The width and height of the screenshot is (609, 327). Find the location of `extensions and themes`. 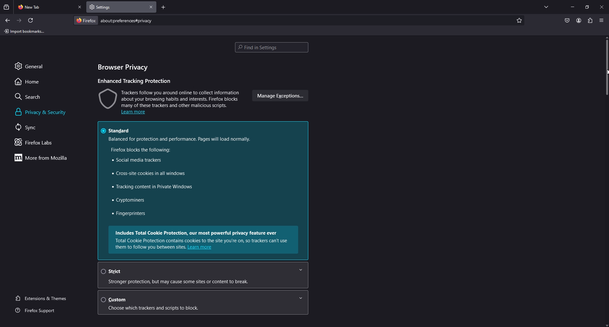

extensions and themes is located at coordinates (45, 297).